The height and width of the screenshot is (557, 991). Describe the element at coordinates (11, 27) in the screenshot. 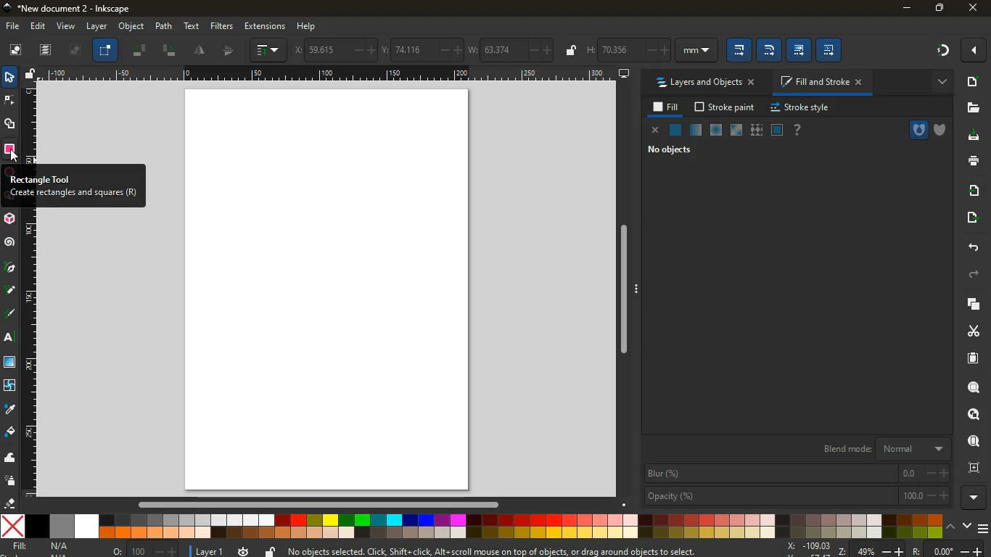

I see `file` at that location.